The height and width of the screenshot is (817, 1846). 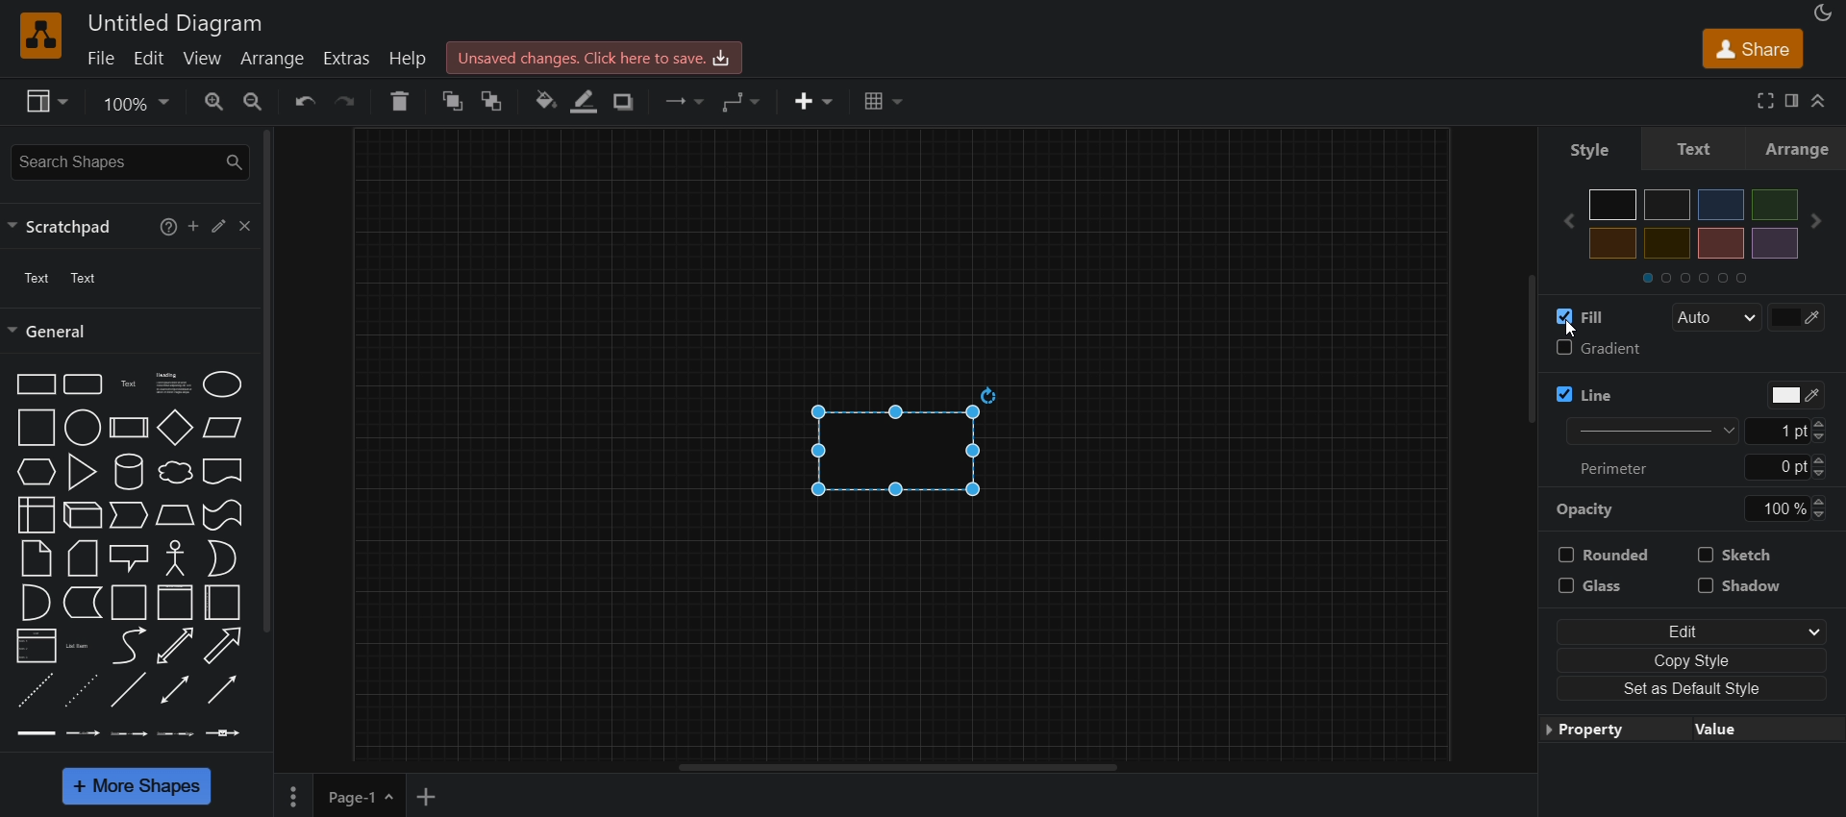 What do you see at coordinates (544, 103) in the screenshot?
I see `fill color` at bounding box center [544, 103].